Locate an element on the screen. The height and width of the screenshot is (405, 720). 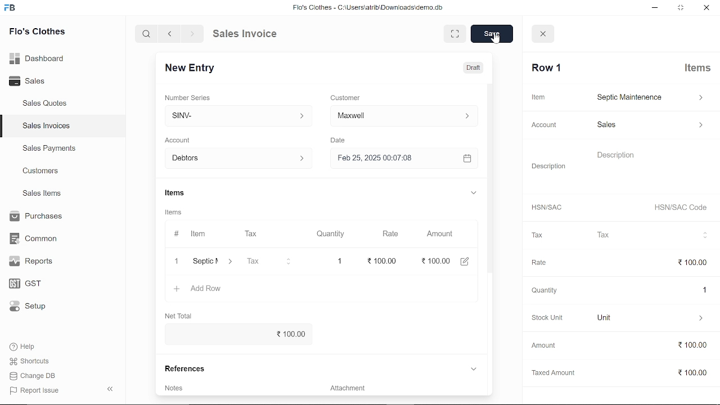
Draft is located at coordinates (474, 66).